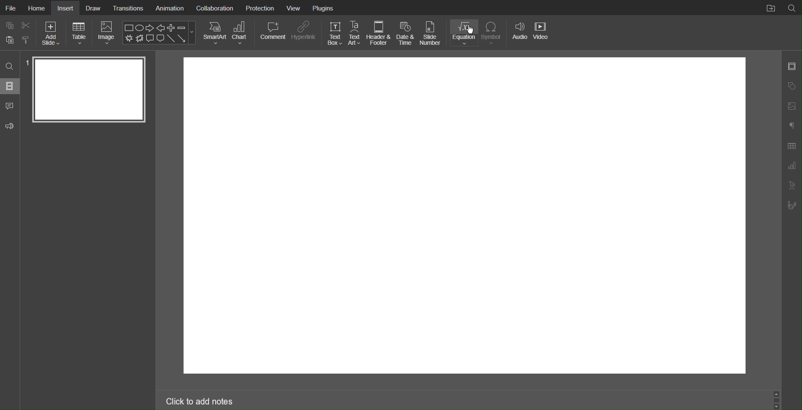  What do you see at coordinates (544, 33) in the screenshot?
I see `Video` at bounding box center [544, 33].